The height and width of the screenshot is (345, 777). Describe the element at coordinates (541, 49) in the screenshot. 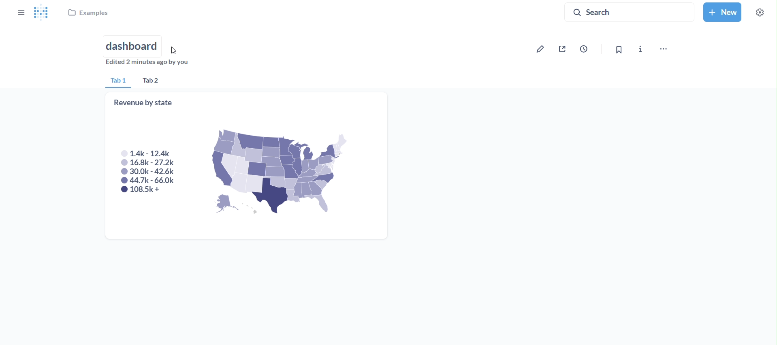

I see `edit dashboard` at that location.